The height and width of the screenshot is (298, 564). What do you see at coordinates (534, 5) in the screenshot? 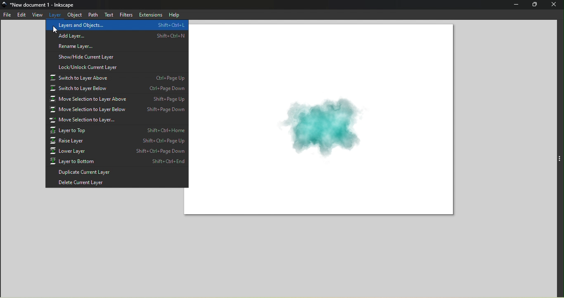
I see `Maximize` at bounding box center [534, 5].